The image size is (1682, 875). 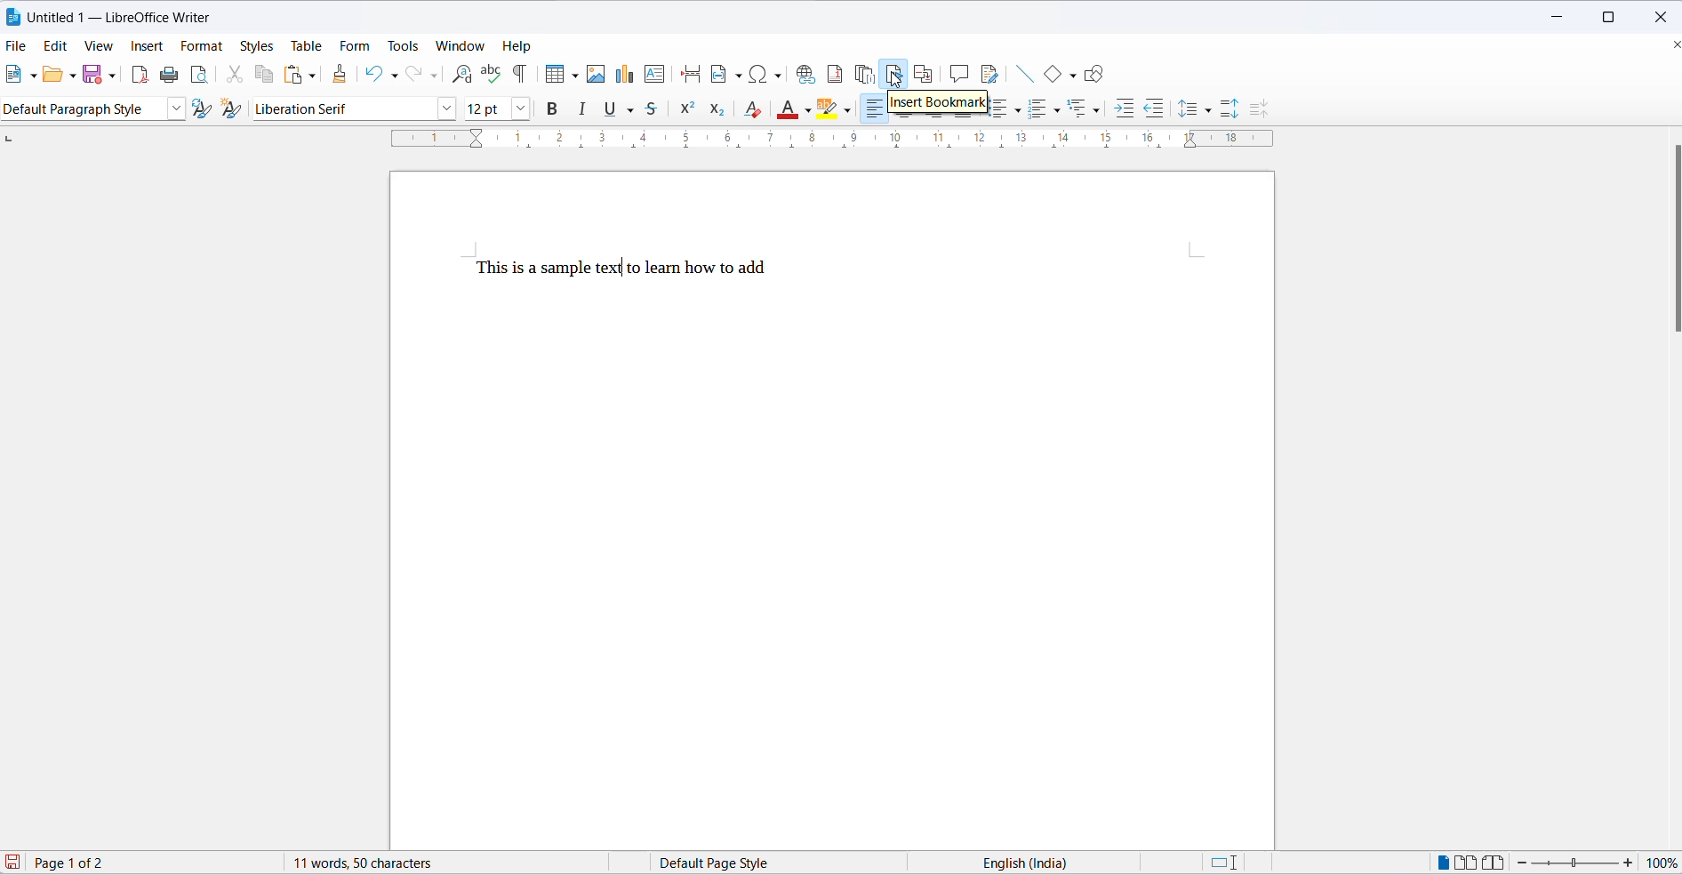 What do you see at coordinates (34, 76) in the screenshot?
I see `new file options` at bounding box center [34, 76].